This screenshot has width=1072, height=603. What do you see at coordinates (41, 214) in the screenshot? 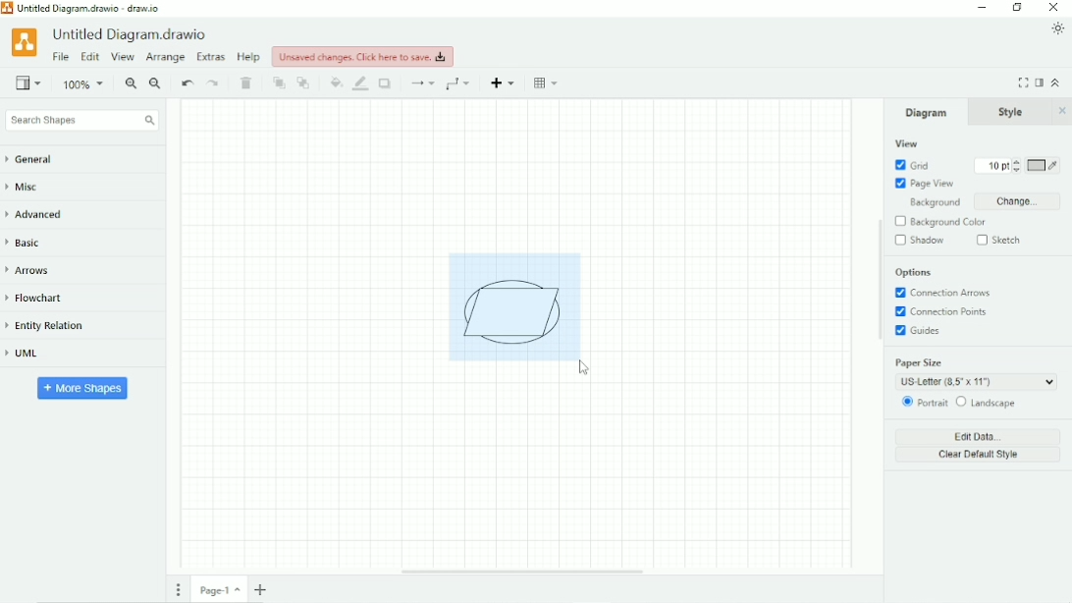
I see `Advanced` at bounding box center [41, 214].